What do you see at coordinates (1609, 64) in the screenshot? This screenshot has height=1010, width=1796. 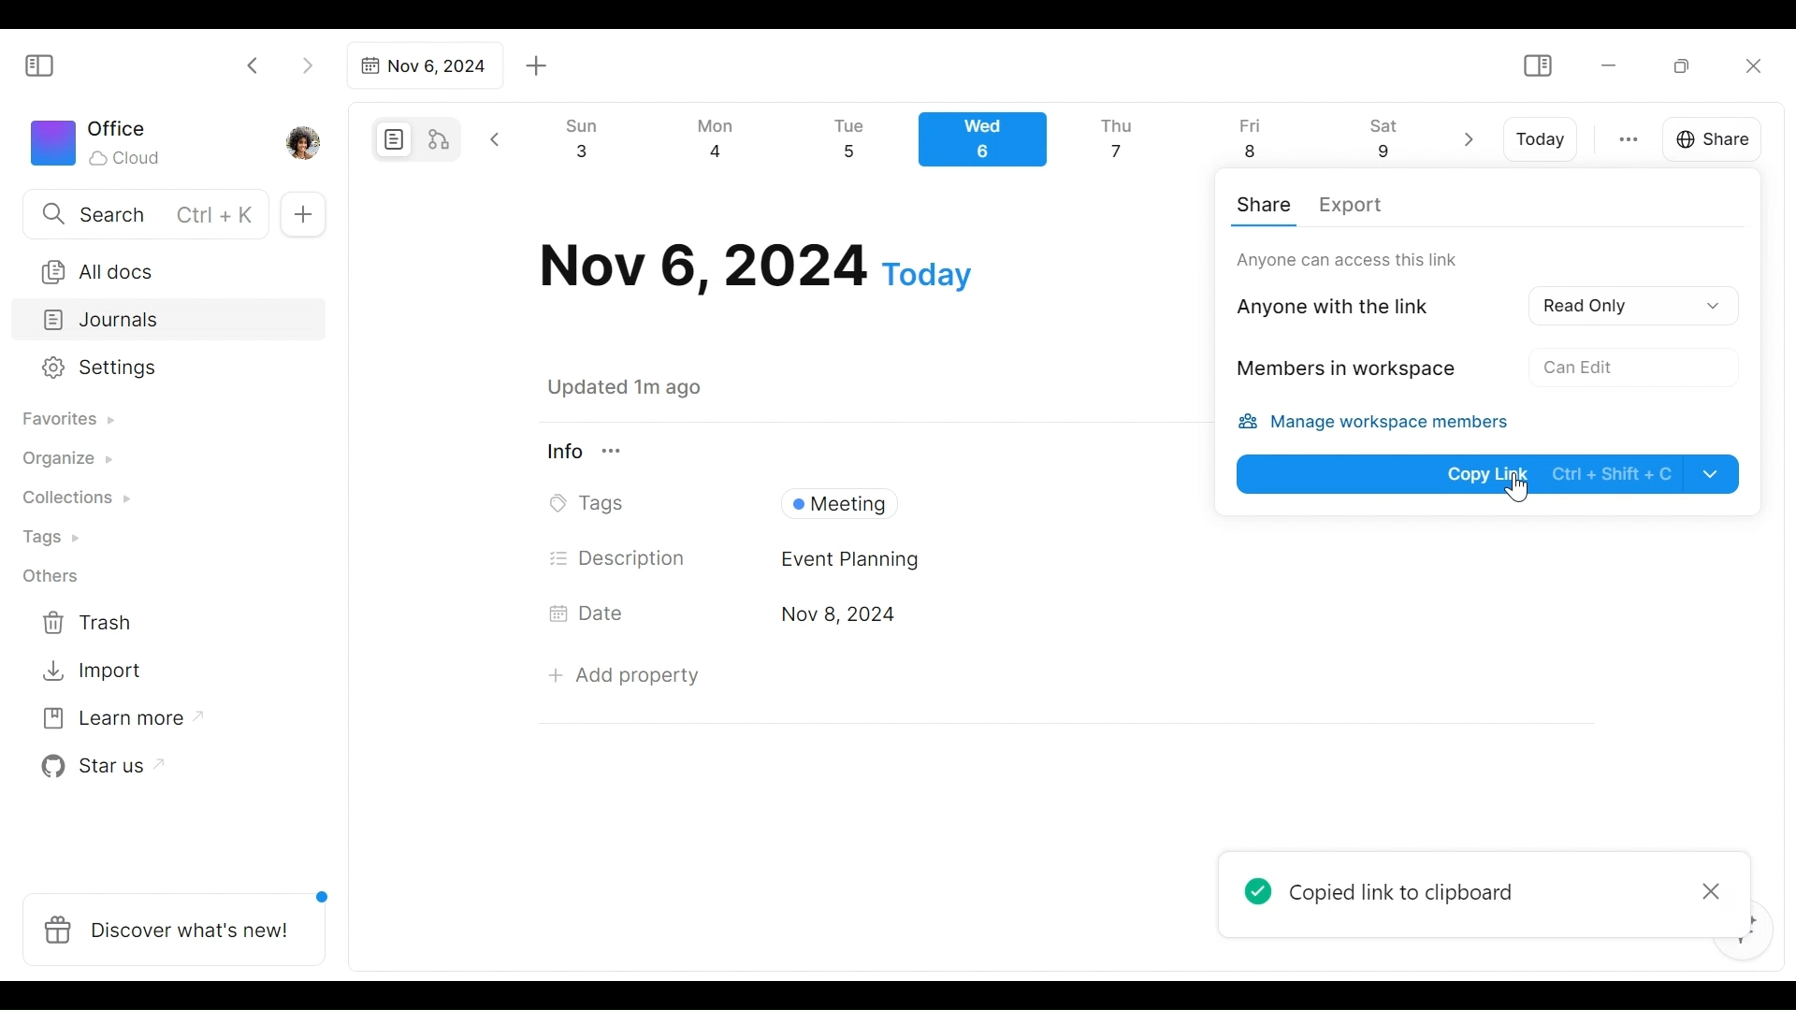 I see `Minimize` at bounding box center [1609, 64].